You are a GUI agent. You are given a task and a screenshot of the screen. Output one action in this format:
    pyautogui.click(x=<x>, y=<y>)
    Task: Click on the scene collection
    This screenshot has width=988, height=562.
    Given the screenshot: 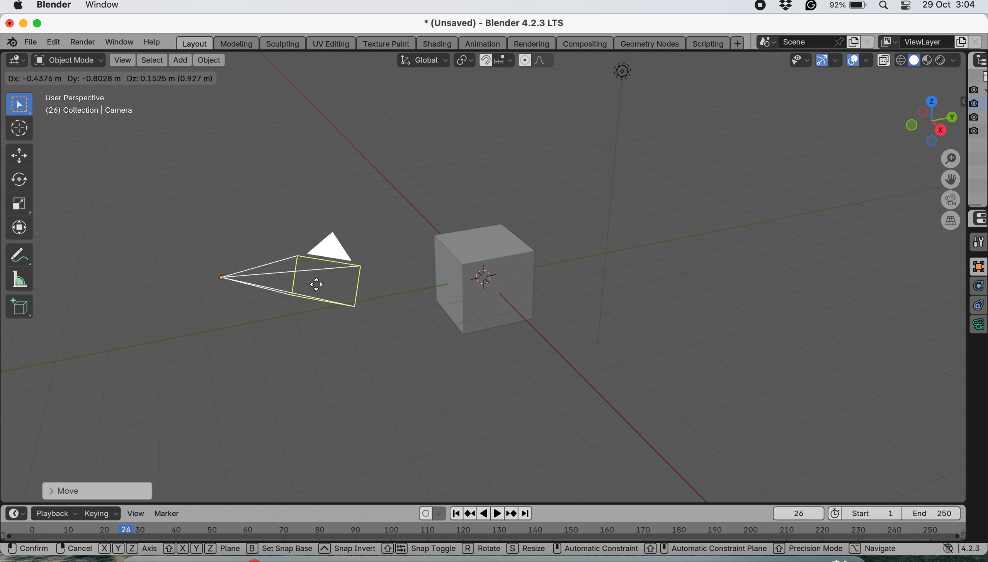 What is the action you would take?
    pyautogui.click(x=979, y=78)
    